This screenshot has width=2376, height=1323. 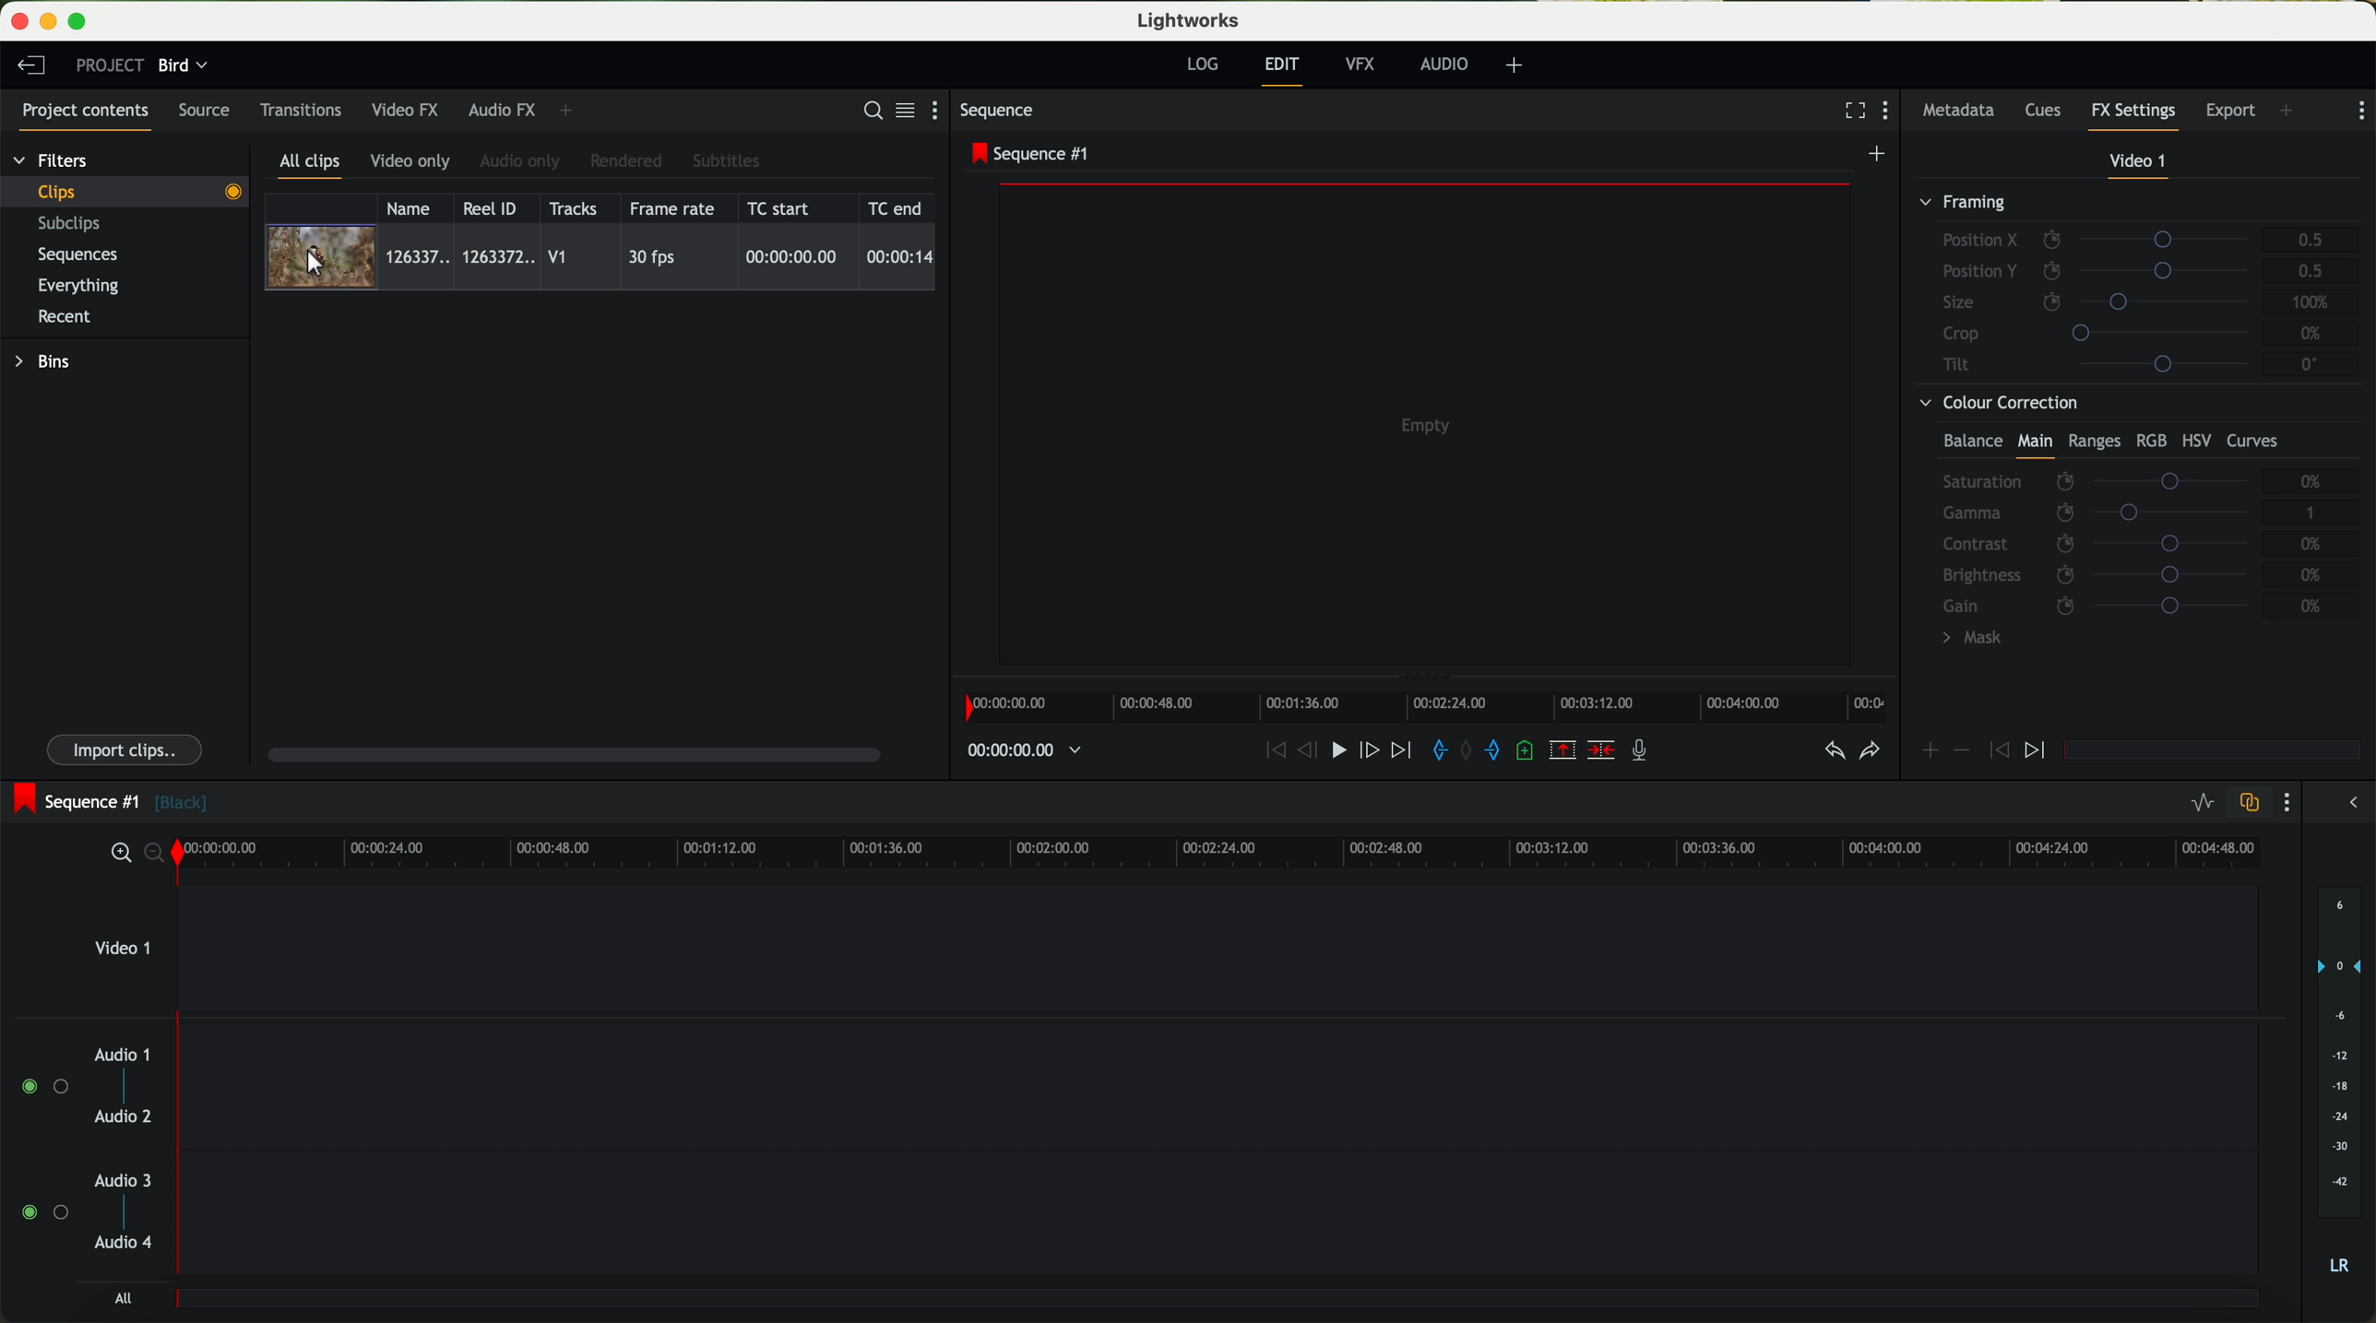 What do you see at coordinates (52, 22) in the screenshot?
I see `minimize program` at bounding box center [52, 22].